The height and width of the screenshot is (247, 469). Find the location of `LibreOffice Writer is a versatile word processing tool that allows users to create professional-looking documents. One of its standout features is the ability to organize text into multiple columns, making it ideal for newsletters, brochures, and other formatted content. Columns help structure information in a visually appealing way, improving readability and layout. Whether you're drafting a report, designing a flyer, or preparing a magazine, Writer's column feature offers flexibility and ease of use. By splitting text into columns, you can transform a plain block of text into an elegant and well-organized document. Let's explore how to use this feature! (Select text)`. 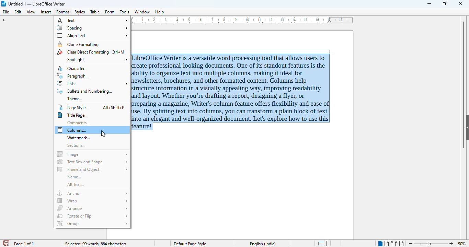

LibreOffice Writer is a versatile word processing tool that allows users to create professional-looking documents. One of its standout features is the ability to organize text into multiple columns, making it ideal for newsletters, brochures, and other formatted content. Columns help structure information in a visually appealing way, improving readability and layout. Whether you're drafting a report, designing a flyer, or preparing a magazine, Writer's column feature offers flexibility and ease of use. By splitting text into columns, you can transform a plain block of text into an elegant and well-organized document. Let's explore how to use this feature! (Select text) is located at coordinates (235, 92).